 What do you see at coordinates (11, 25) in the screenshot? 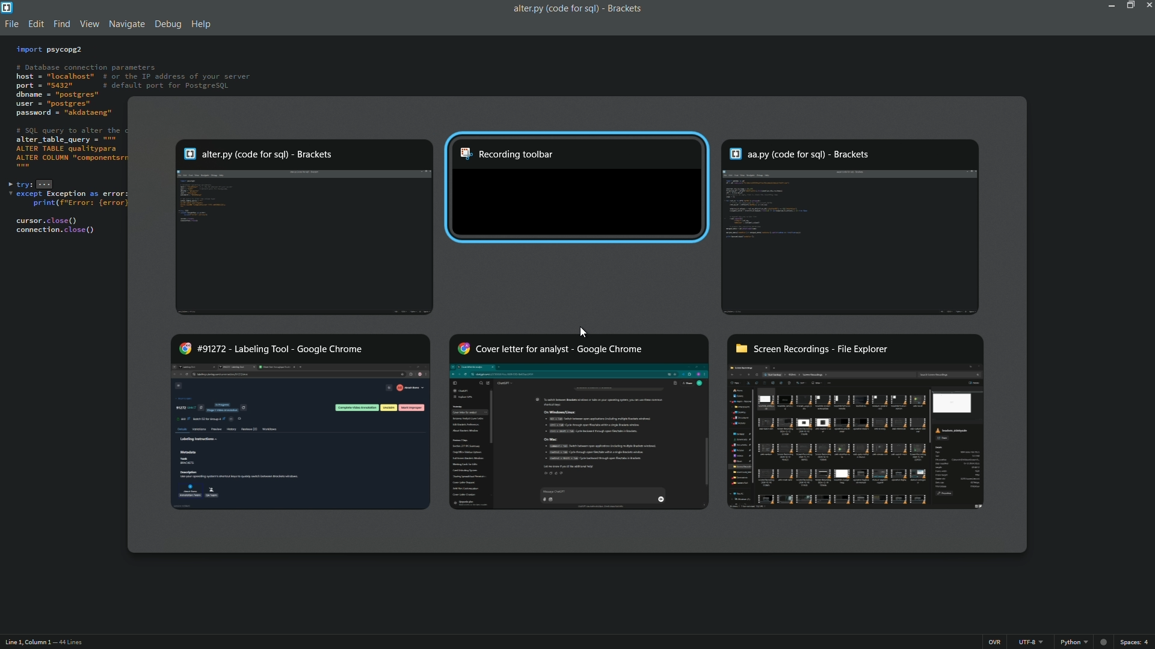
I see `file menu` at bounding box center [11, 25].